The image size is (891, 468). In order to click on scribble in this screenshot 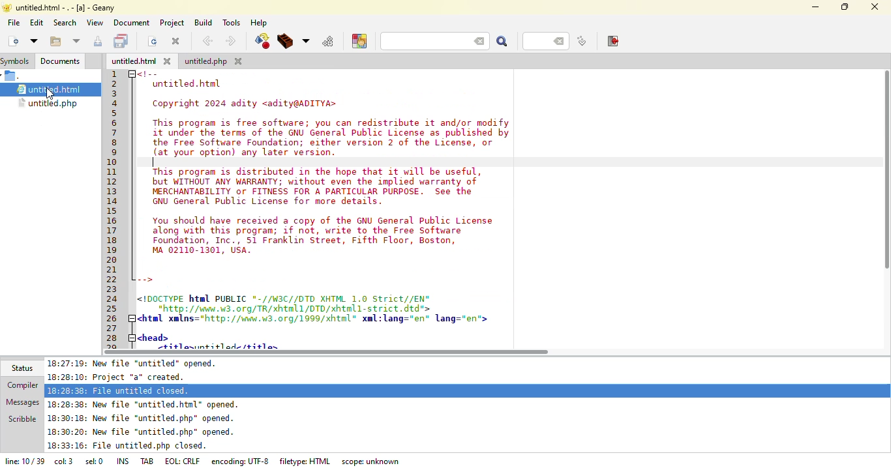, I will do `click(23, 418)`.